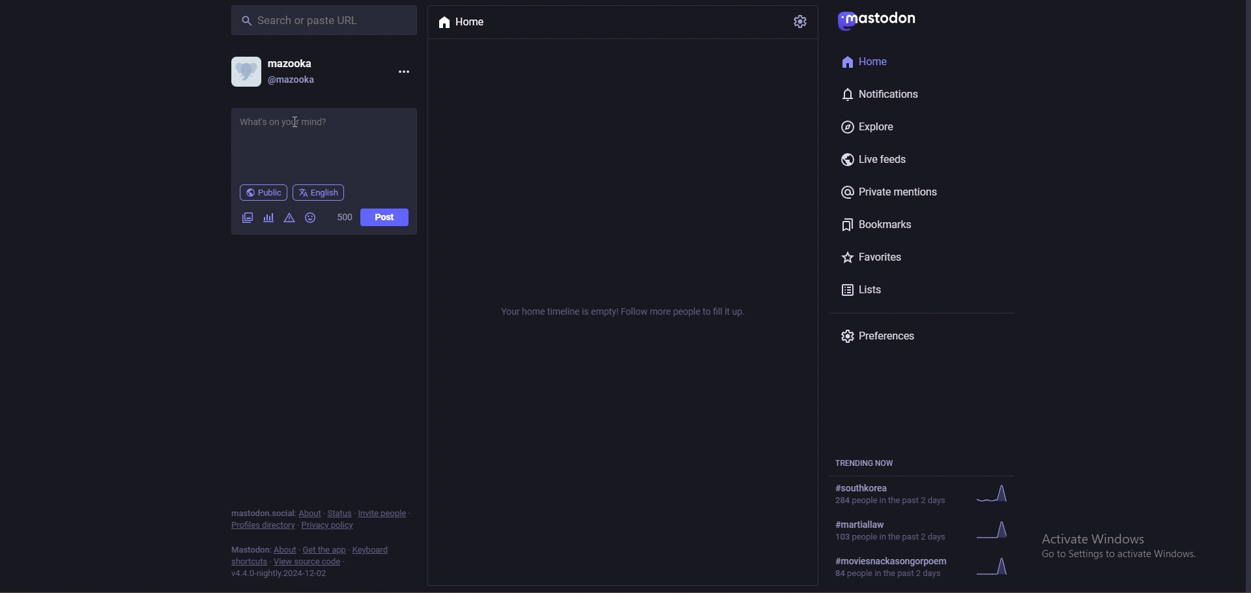  What do you see at coordinates (330, 525) in the screenshot?
I see `privacy policy` at bounding box center [330, 525].